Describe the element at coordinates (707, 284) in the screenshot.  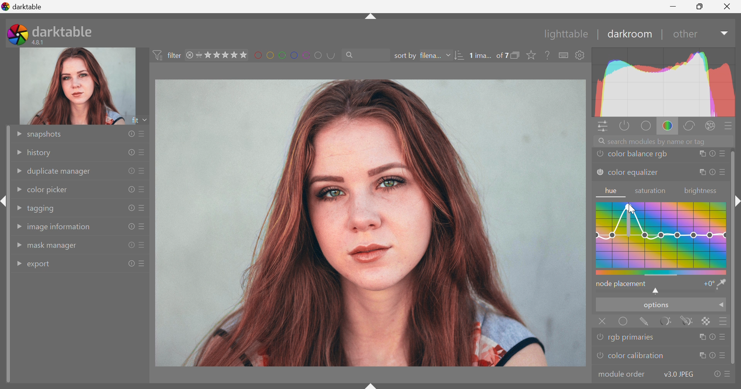
I see `+0°` at that location.